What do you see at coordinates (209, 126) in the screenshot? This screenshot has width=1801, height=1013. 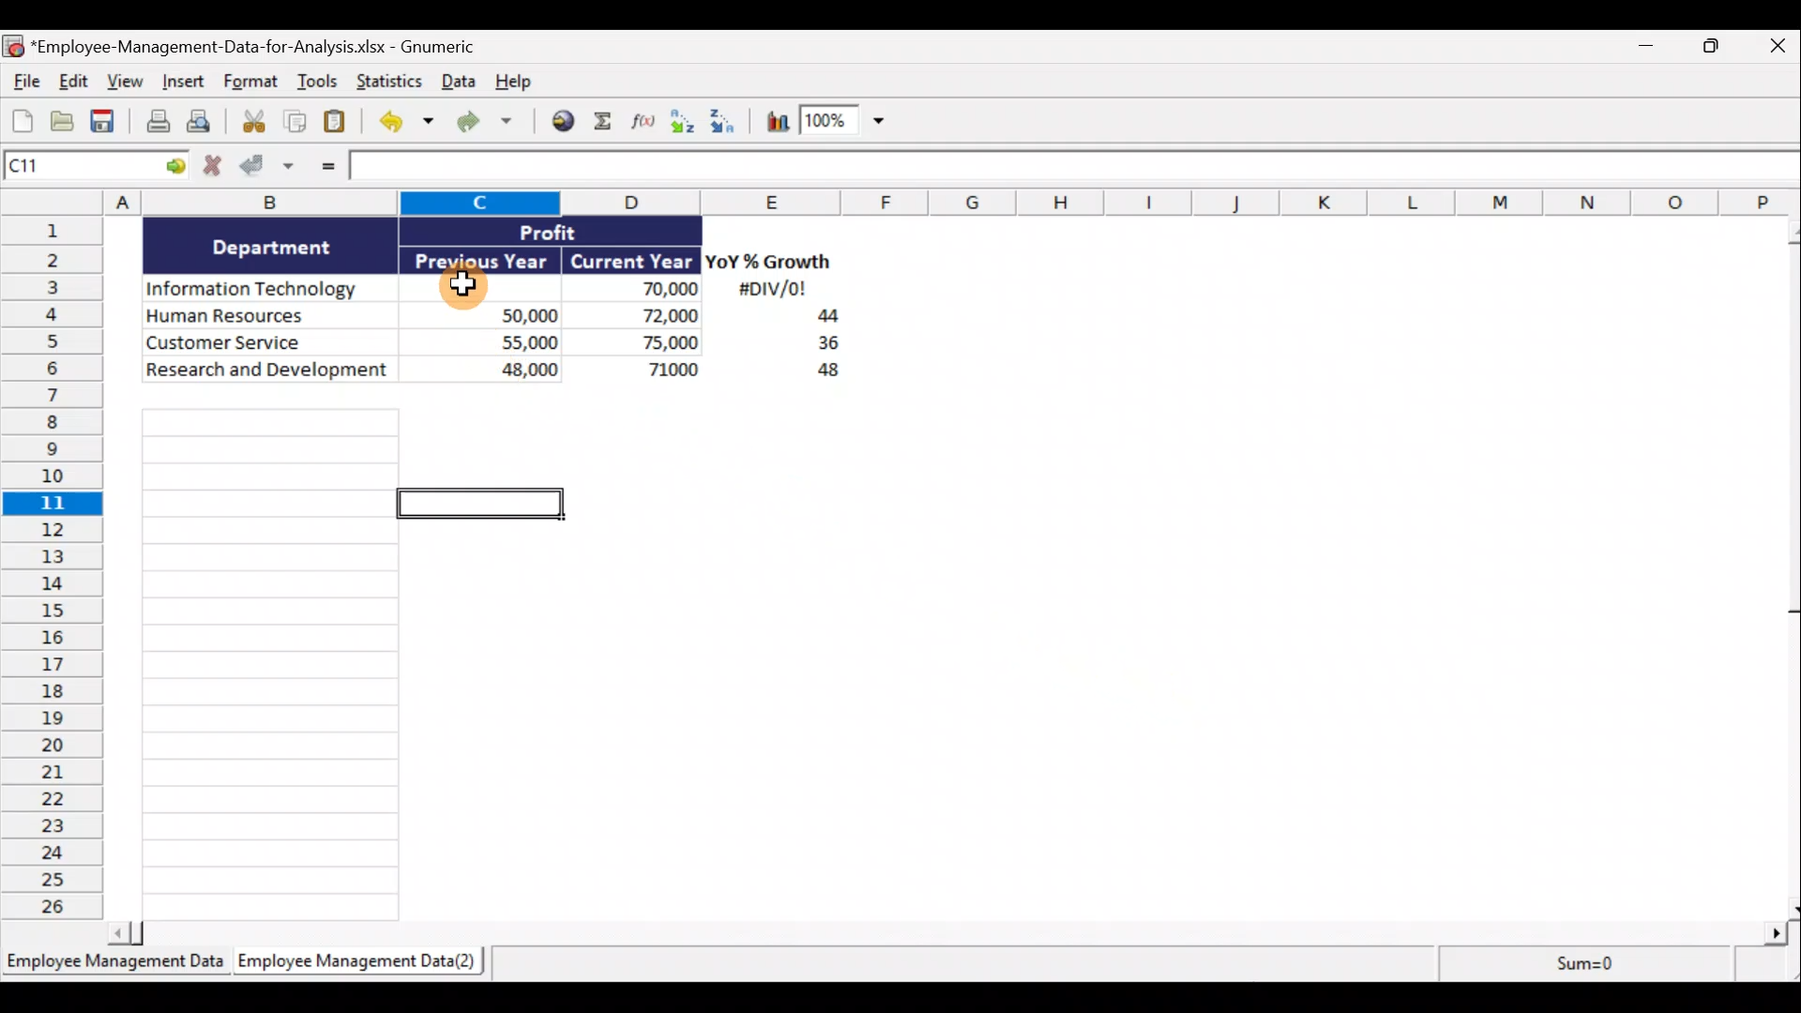 I see `Print preview` at bounding box center [209, 126].